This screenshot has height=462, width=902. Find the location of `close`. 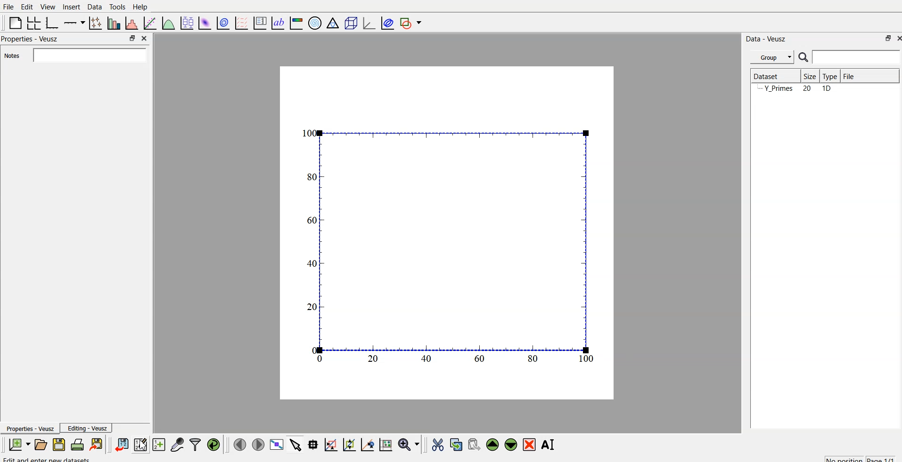

close is located at coordinates (143, 38).